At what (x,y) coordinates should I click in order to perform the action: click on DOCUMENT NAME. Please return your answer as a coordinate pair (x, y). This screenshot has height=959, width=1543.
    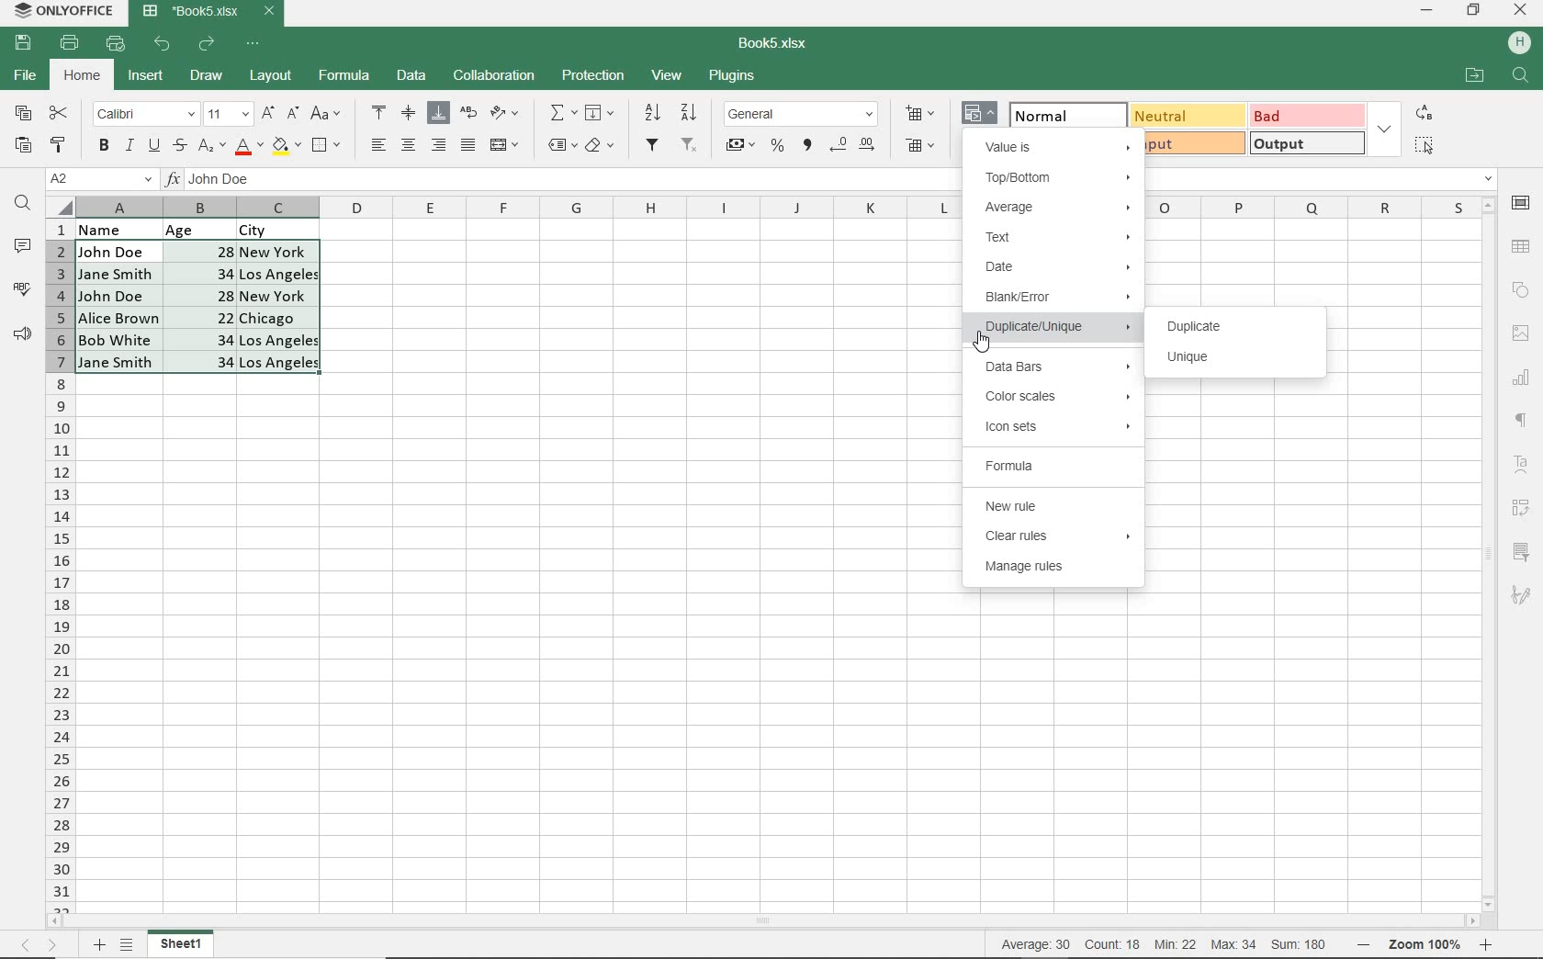
    Looking at the image, I should click on (780, 44).